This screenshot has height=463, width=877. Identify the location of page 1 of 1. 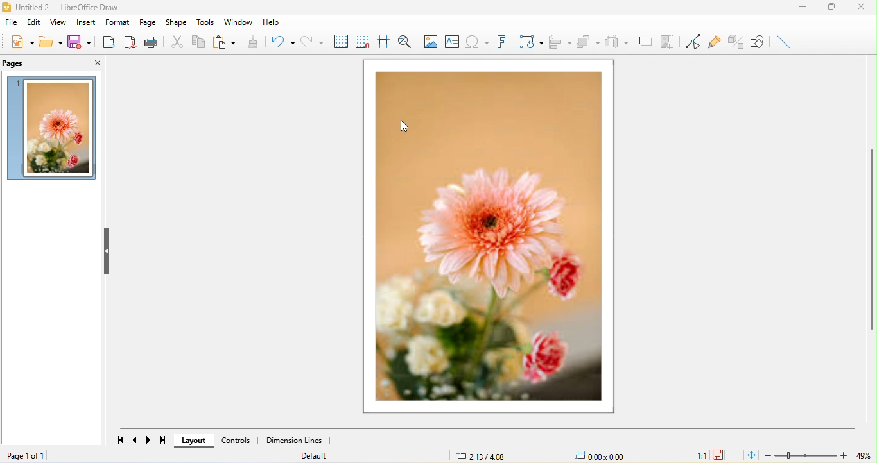
(51, 457).